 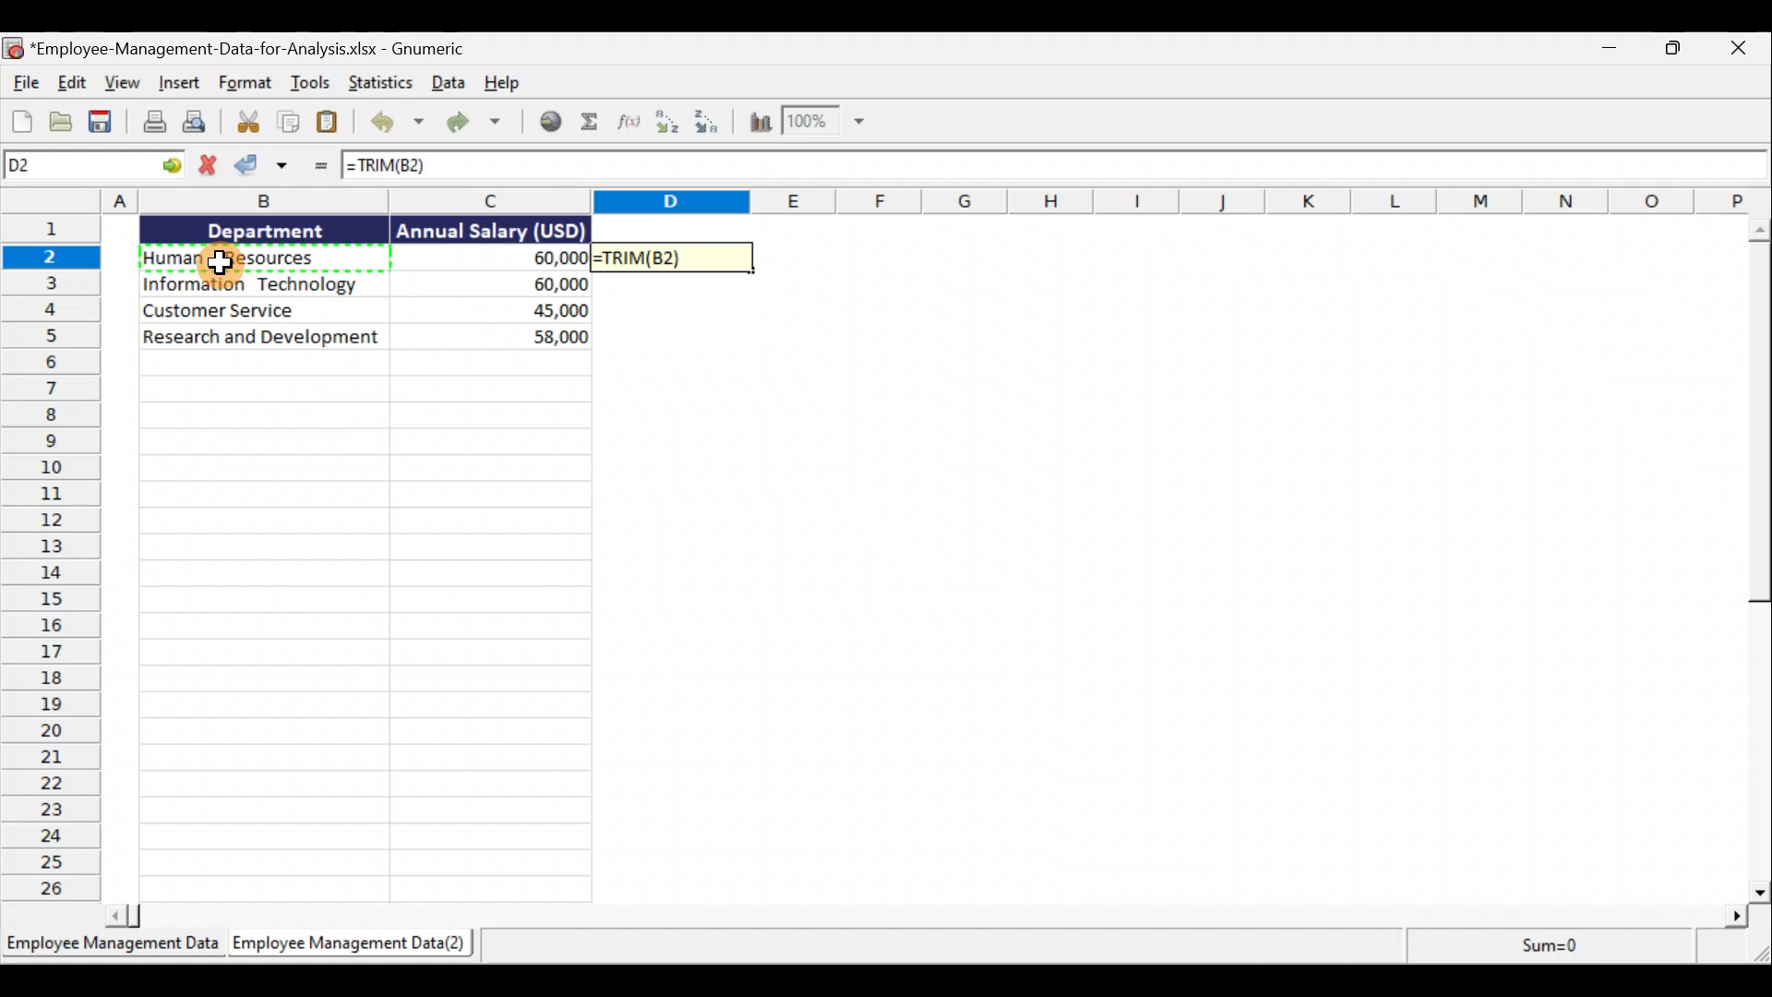 What do you see at coordinates (713, 123) in the screenshot?
I see `Sort descending` at bounding box center [713, 123].